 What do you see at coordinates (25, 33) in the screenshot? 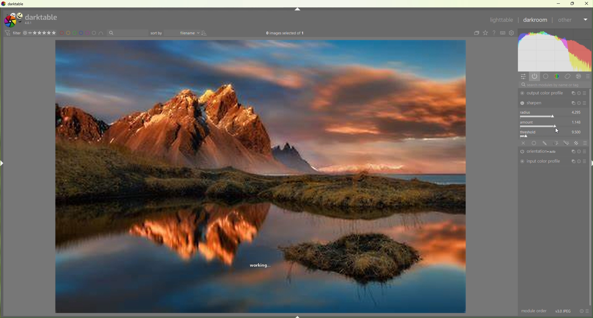
I see `close` at bounding box center [25, 33].